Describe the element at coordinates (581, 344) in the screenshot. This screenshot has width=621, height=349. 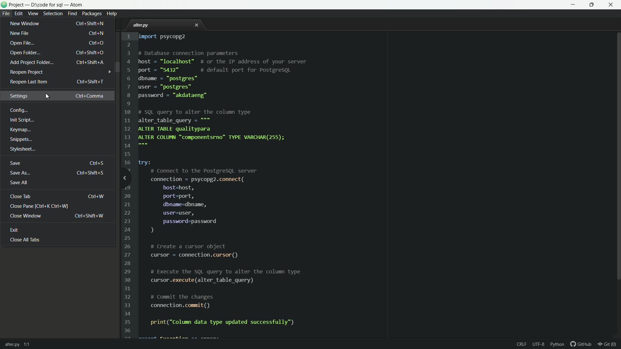
I see `github` at that location.